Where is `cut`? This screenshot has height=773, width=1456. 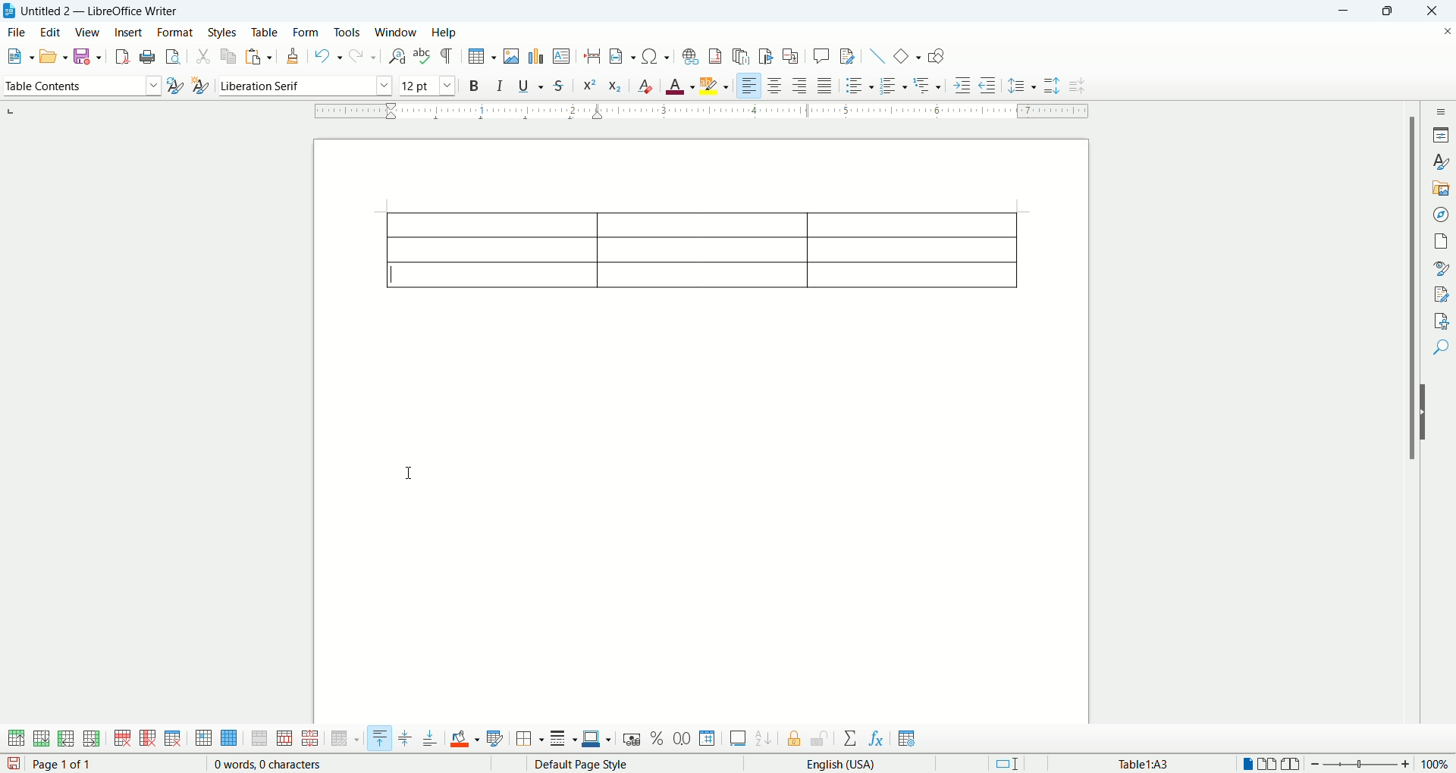 cut is located at coordinates (205, 57).